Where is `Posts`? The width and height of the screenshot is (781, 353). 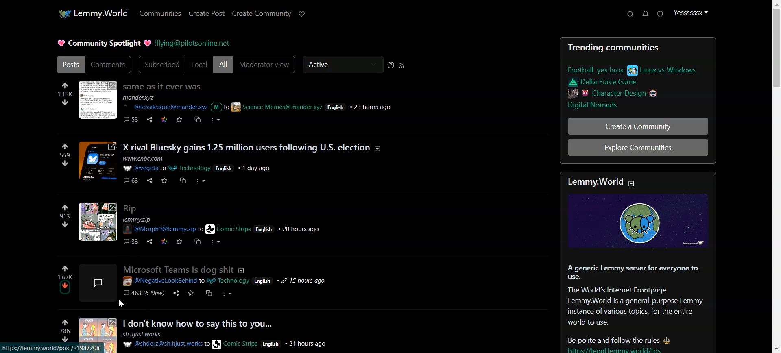 Posts is located at coordinates (638, 78).